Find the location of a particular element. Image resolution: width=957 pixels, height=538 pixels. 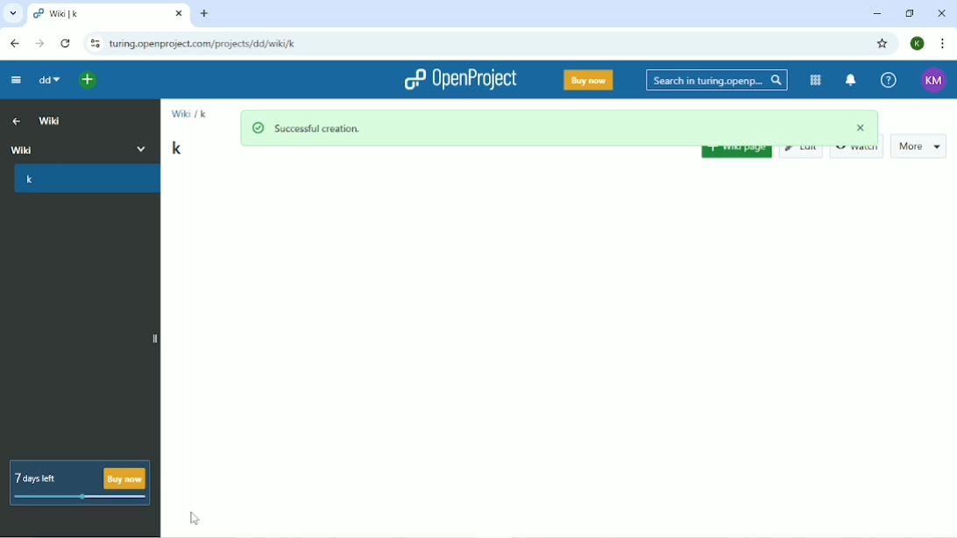

Modules is located at coordinates (814, 81).